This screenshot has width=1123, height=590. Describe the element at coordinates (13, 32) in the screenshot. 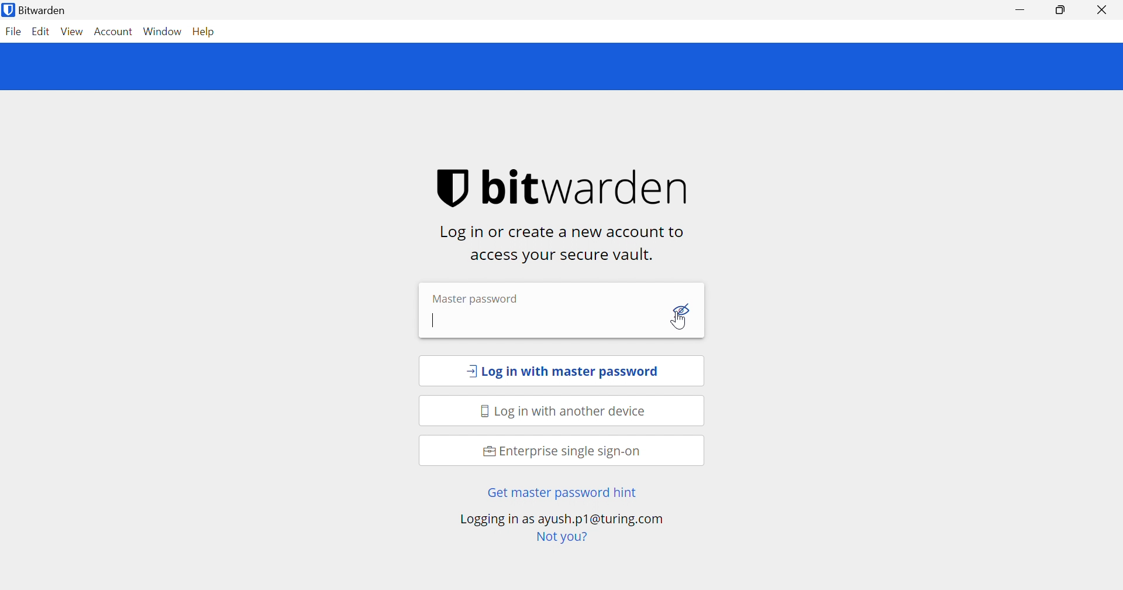

I see `File` at that location.